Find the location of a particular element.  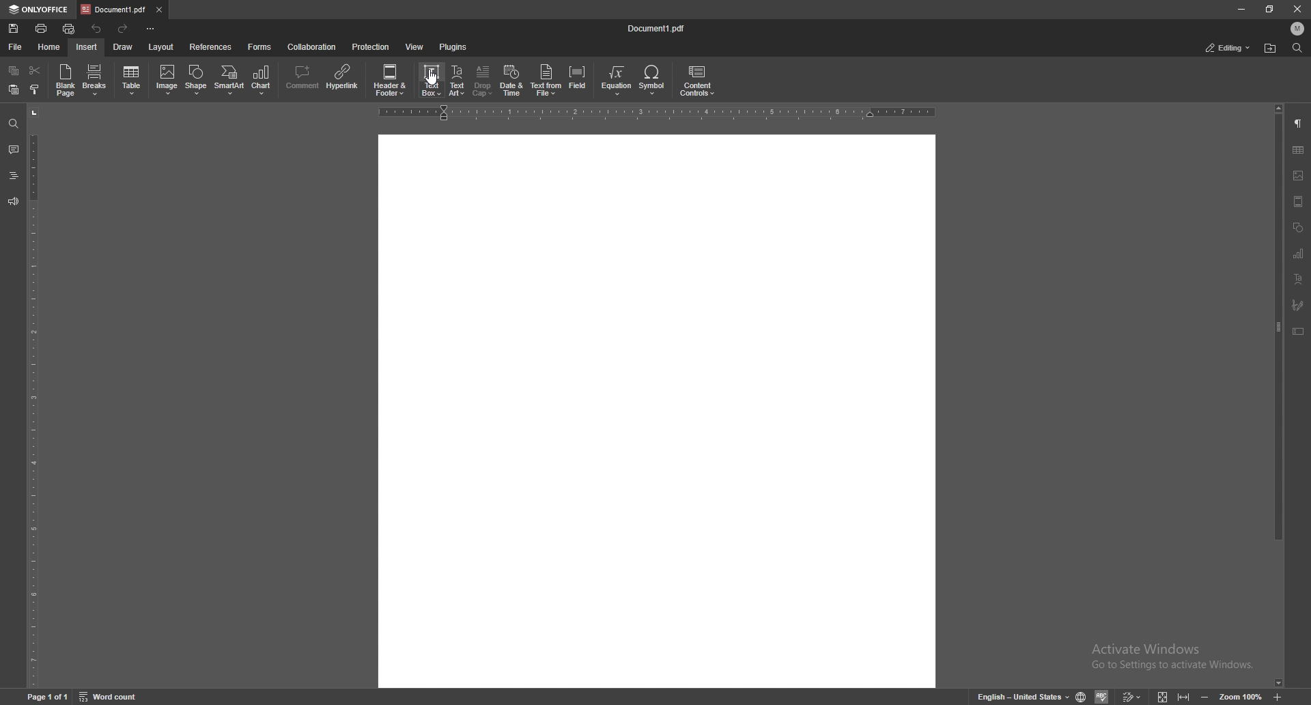

feedback is located at coordinates (13, 201).